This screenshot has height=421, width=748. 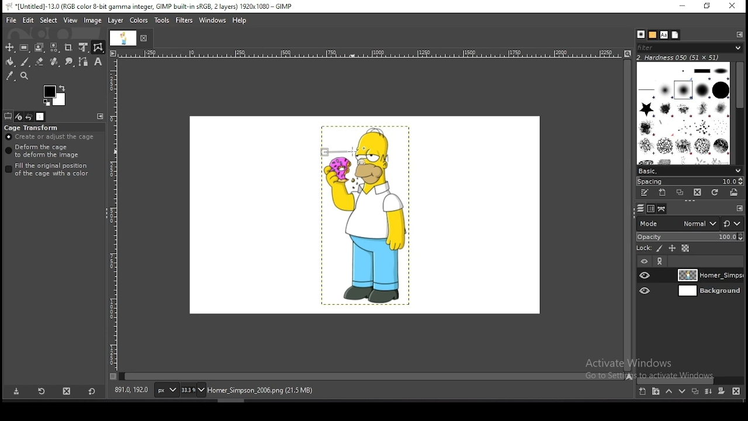 I want to click on save tool preset, so click(x=16, y=392).